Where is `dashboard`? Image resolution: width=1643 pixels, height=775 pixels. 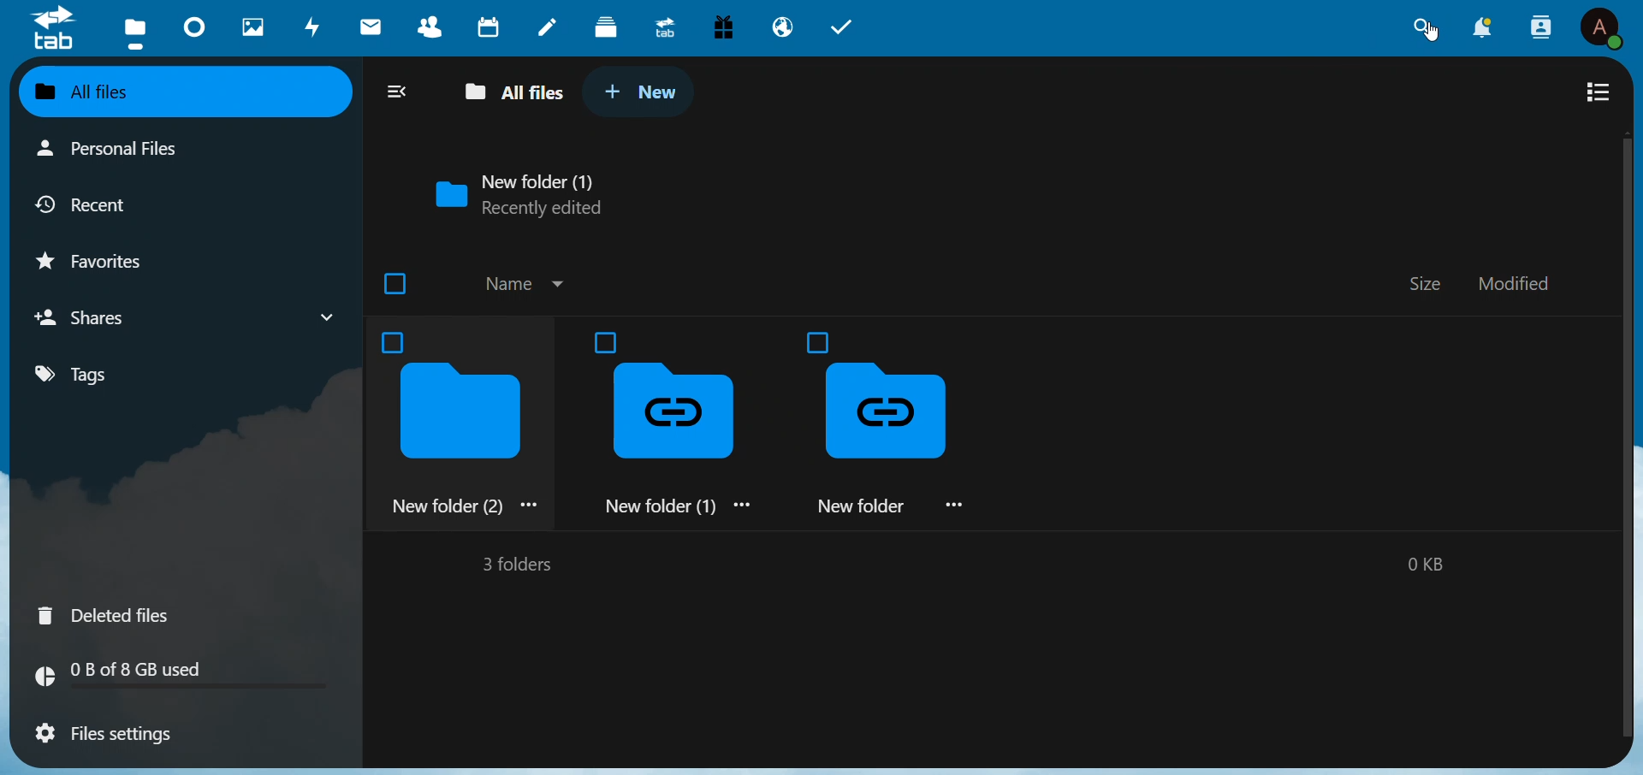
dashboard is located at coordinates (196, 28).